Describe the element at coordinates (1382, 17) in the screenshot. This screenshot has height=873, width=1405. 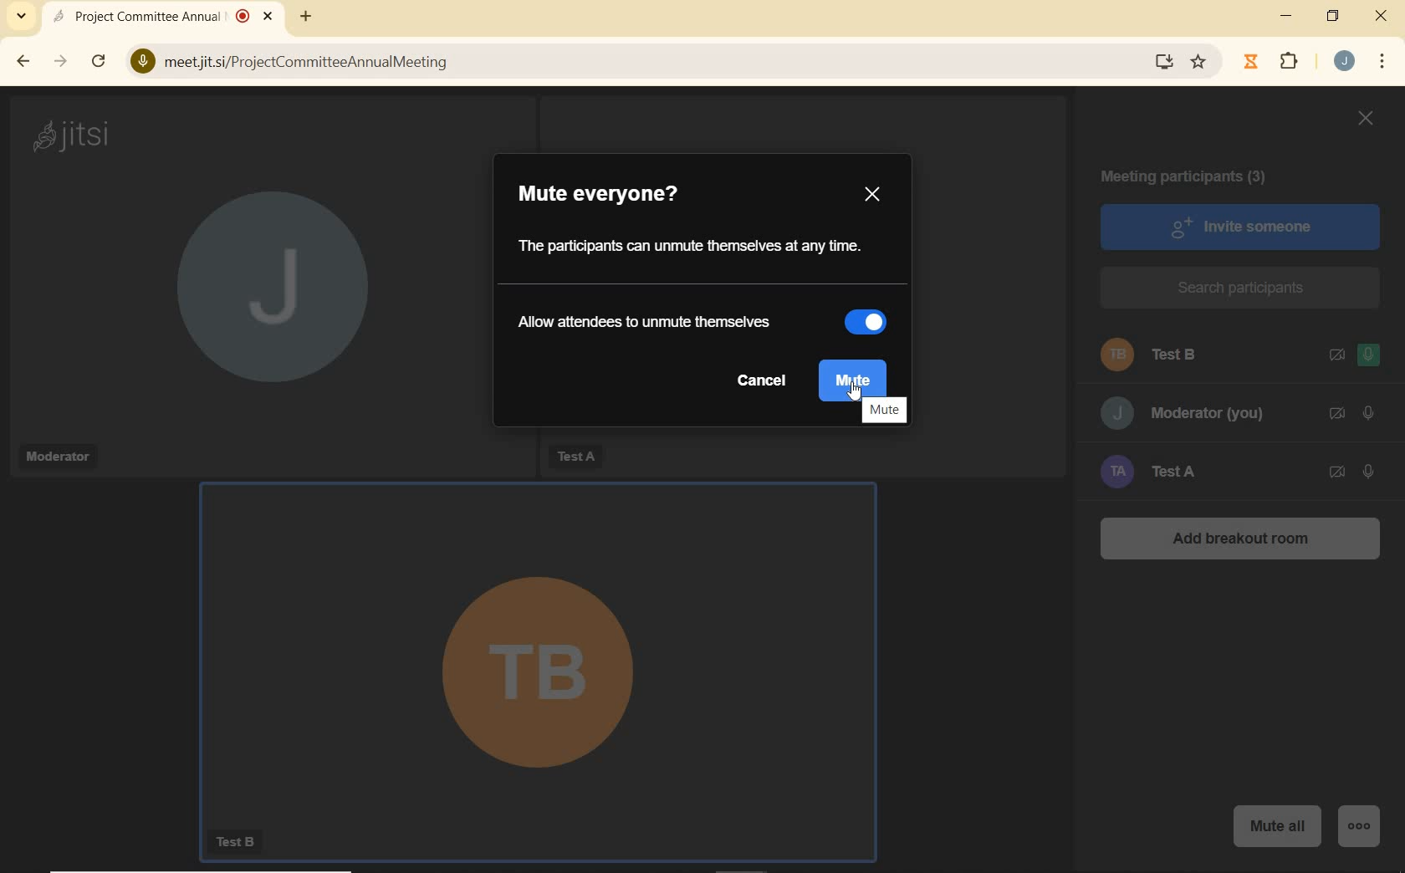
I see `CLOSE` at that location.